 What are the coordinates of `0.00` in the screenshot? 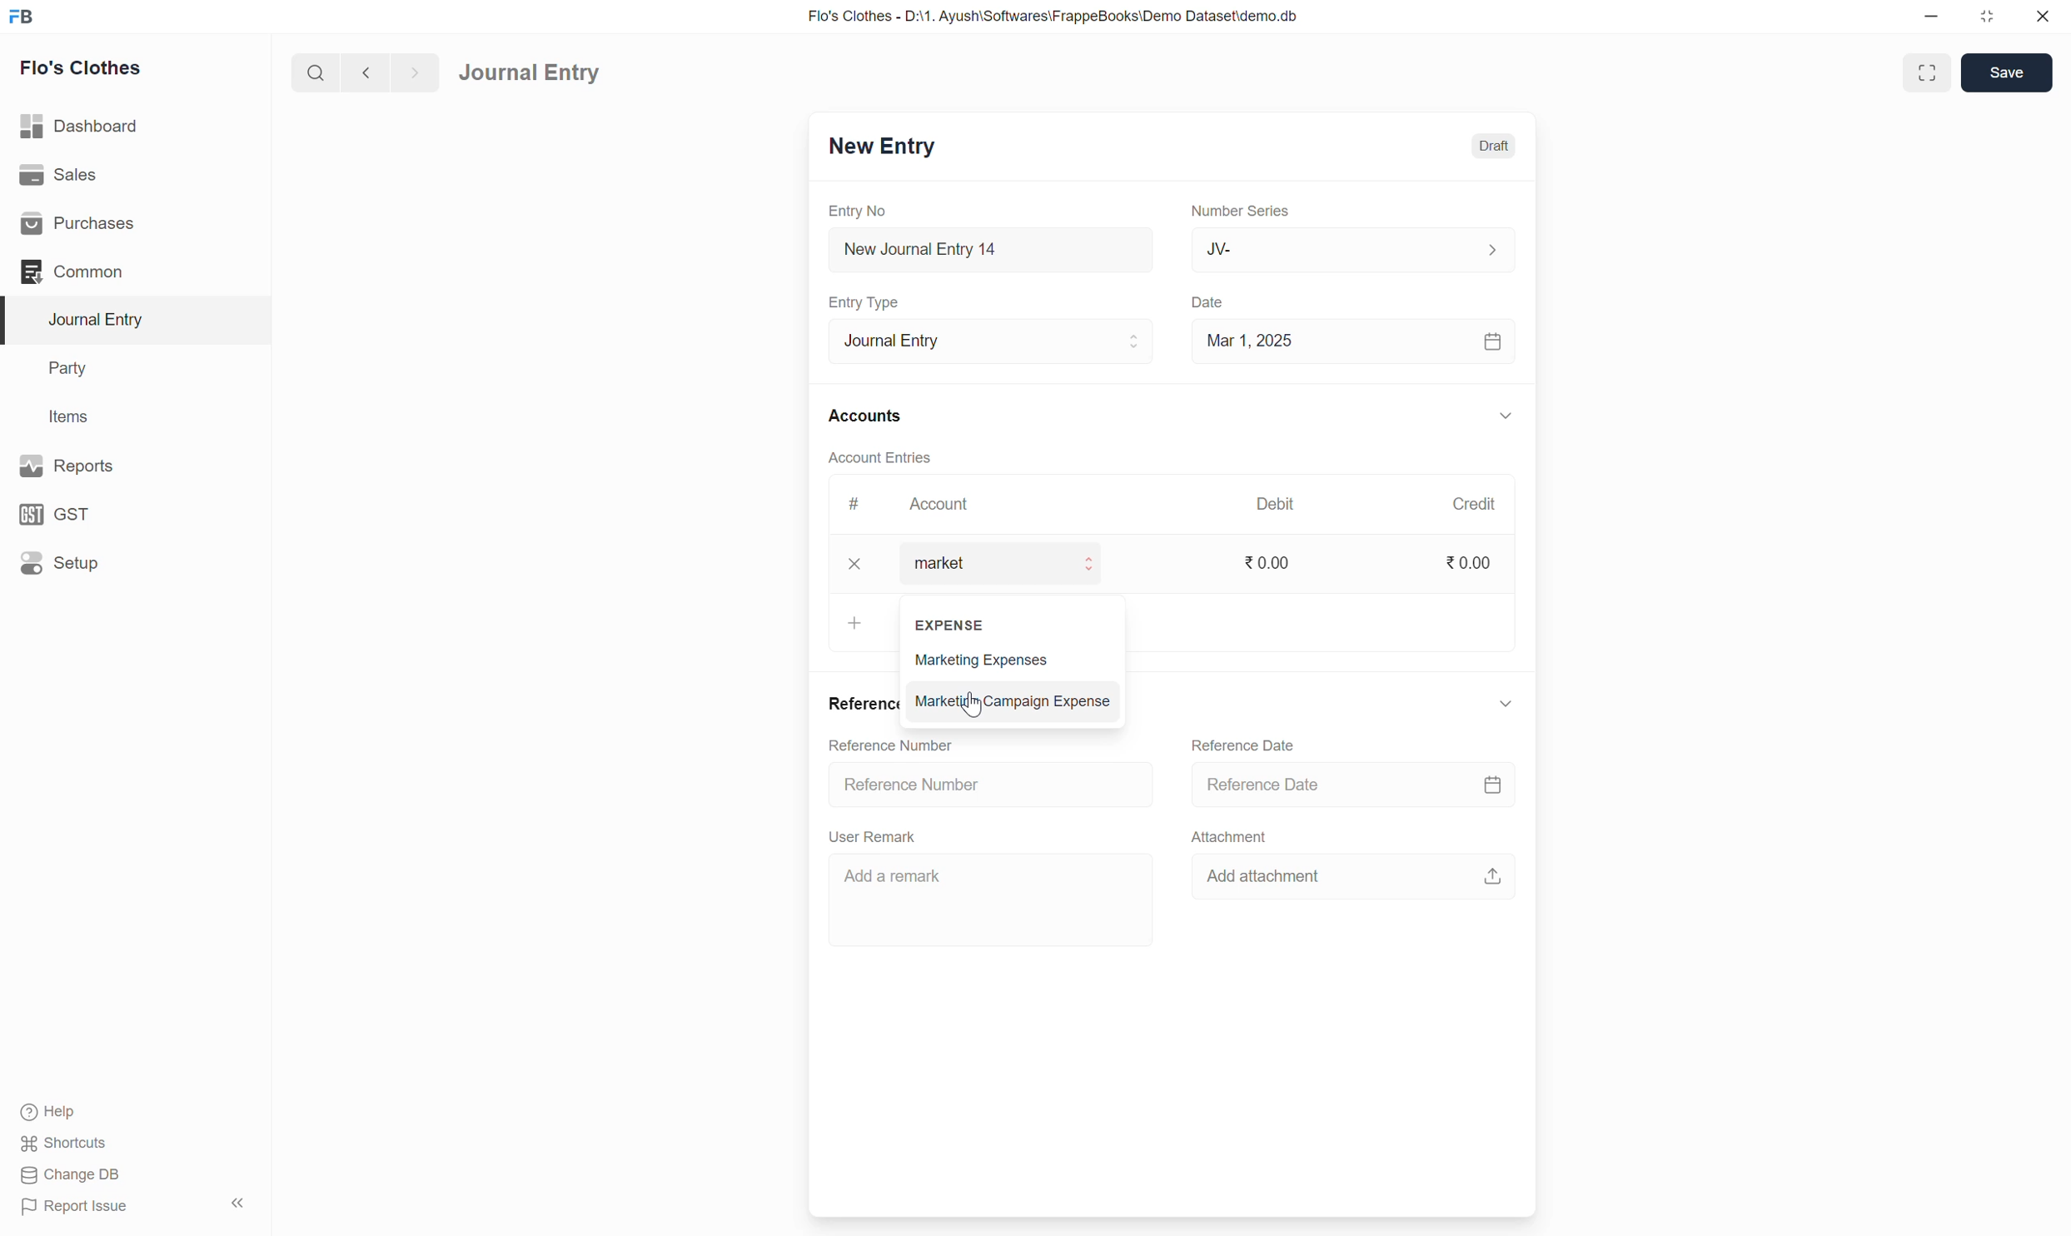 It's located at (1470, 562).